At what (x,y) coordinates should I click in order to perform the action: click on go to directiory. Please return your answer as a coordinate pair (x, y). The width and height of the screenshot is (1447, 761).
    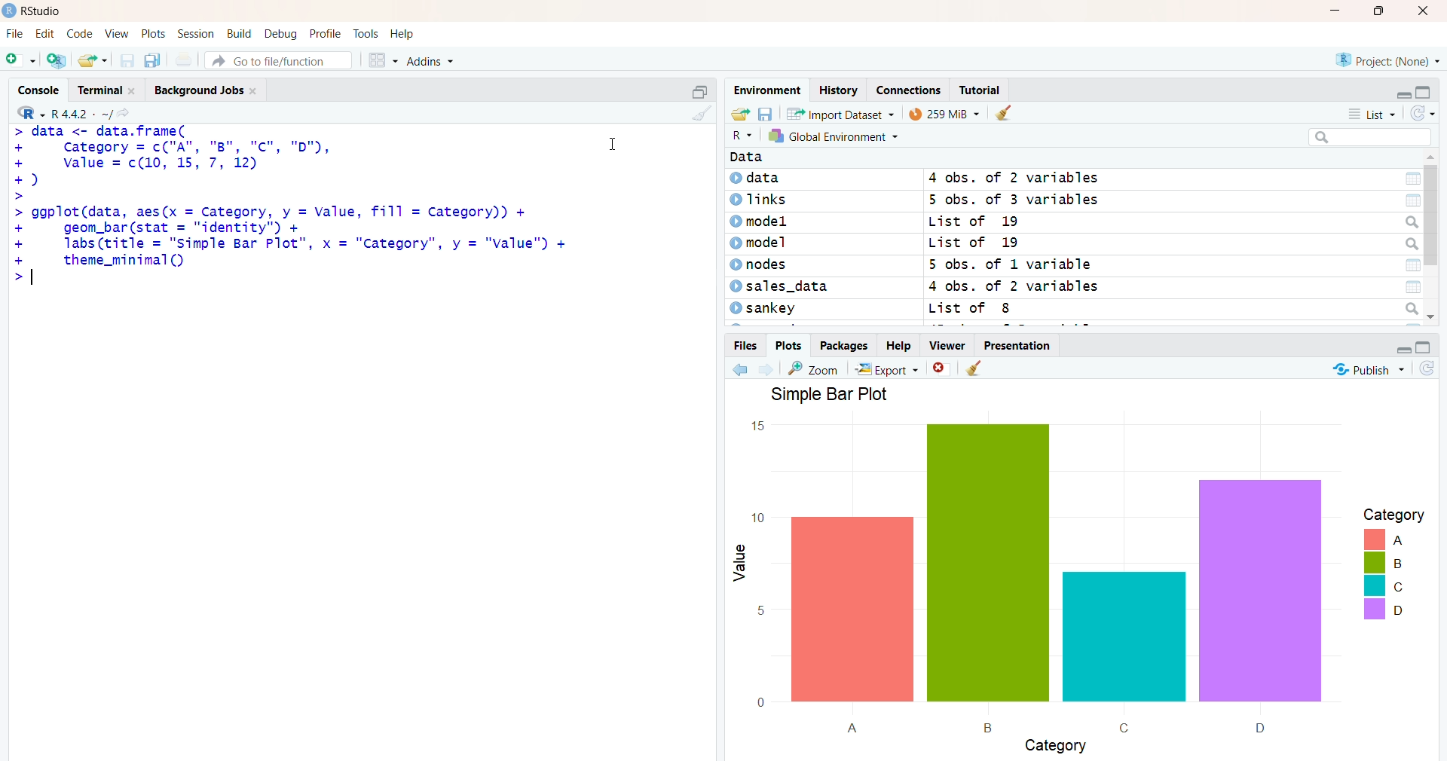
    Looking at the image, I should click on (127, 113).